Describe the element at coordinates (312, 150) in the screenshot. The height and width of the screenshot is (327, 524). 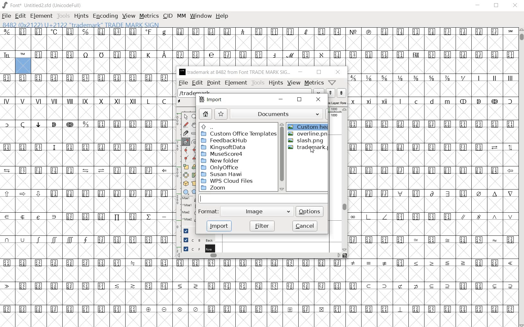
I see `cursor` at that location.